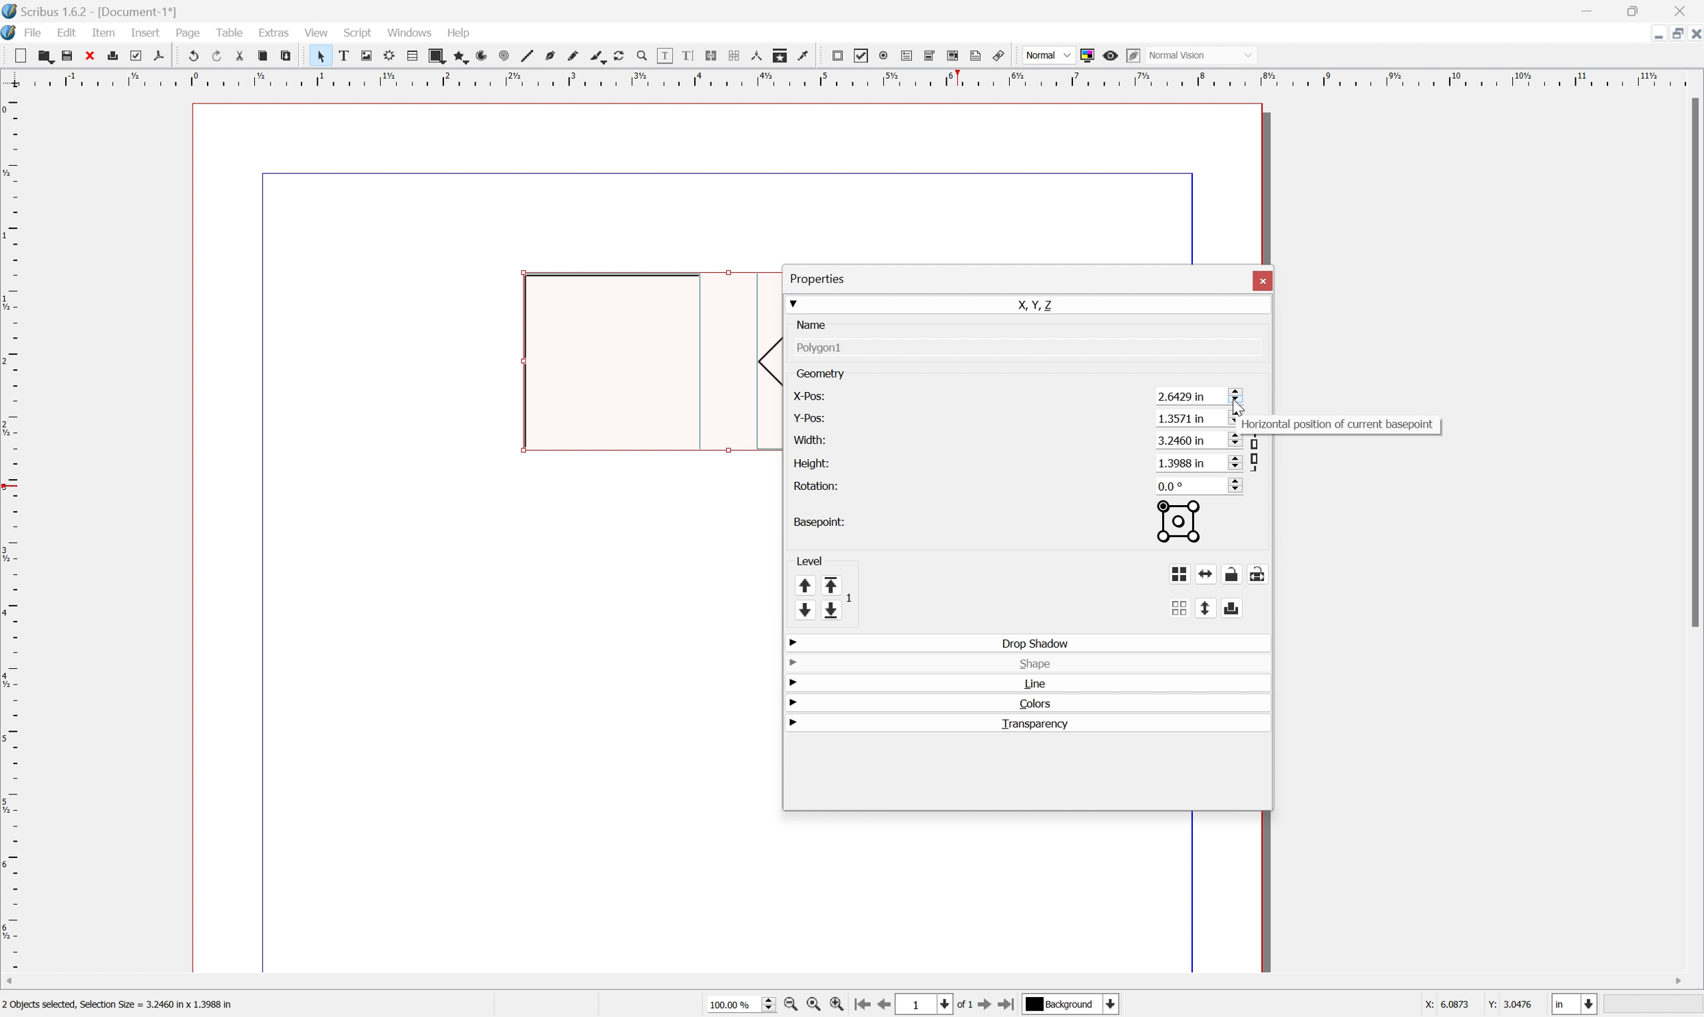 Image resolution: width=1704 pixels, height=1017 pixels. Describe the element at coordinates (461, 34) in the screenshot. I see `help` at that location.